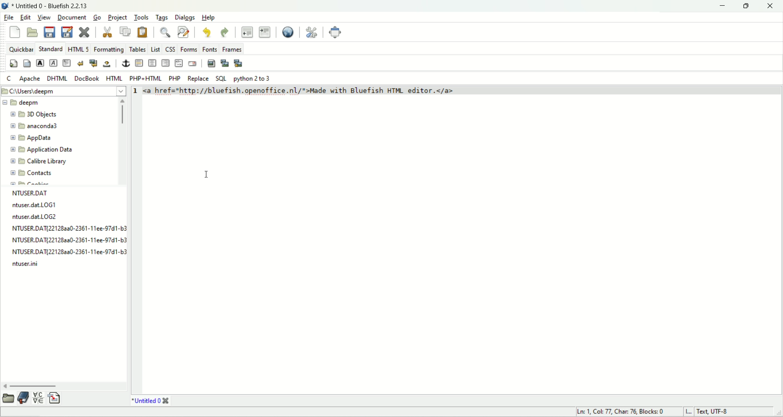 This screenshot has height=417, width=783. Describe the element at coordinates (238, 63) in the screenshot. I see `MULTI-THUMBNAIL` at that location.